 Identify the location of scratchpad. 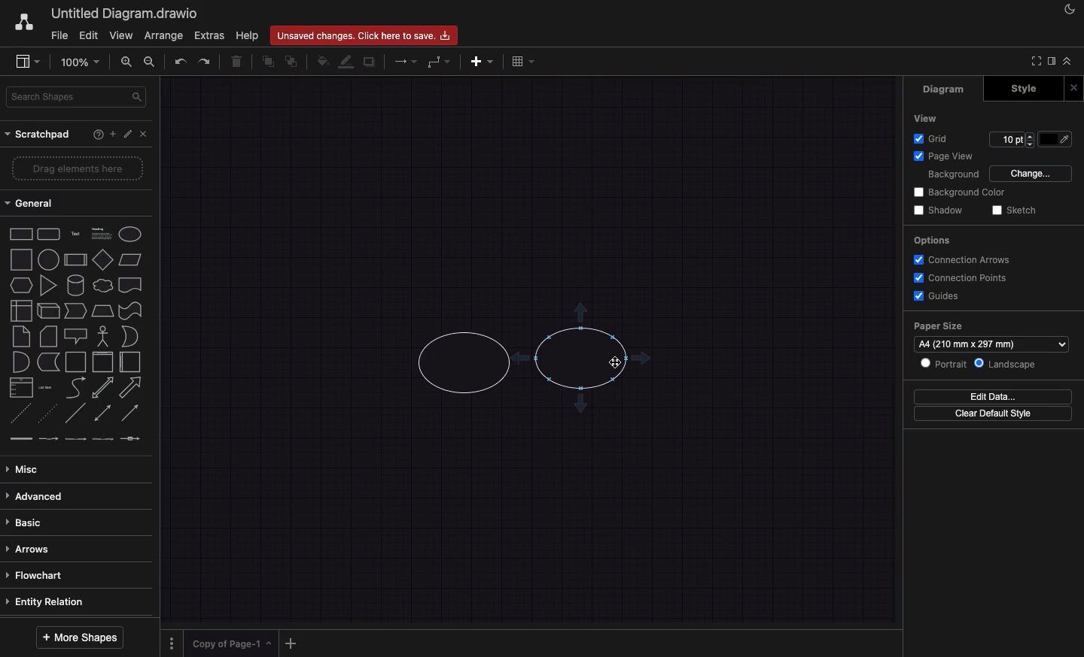
(39, 135).